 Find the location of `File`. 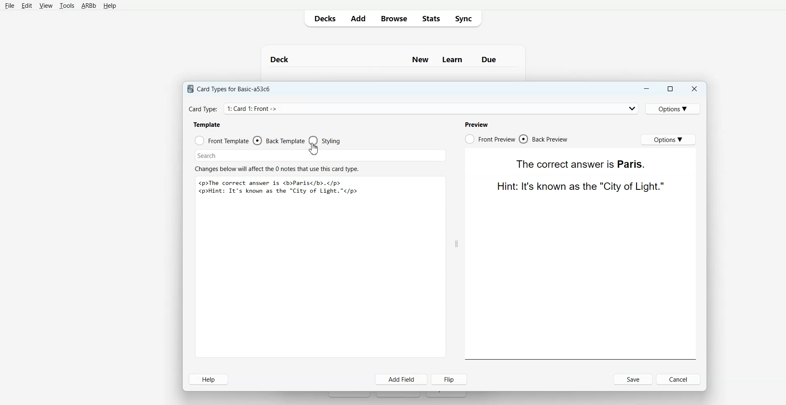

File is located at coordinates (9, 5).